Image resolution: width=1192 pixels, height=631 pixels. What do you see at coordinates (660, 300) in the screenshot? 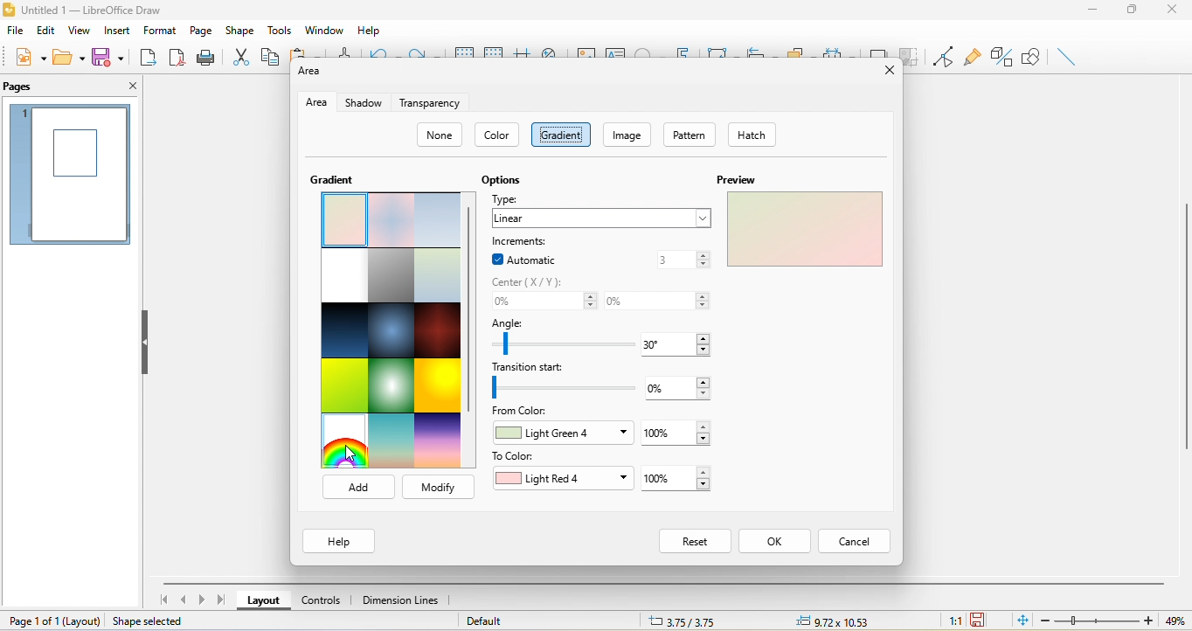
I see `0%` at bounding box center [660, 300].